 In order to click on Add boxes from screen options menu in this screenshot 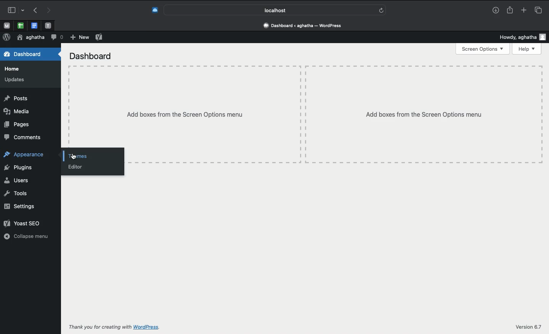, I will do `click(334, 115)`.